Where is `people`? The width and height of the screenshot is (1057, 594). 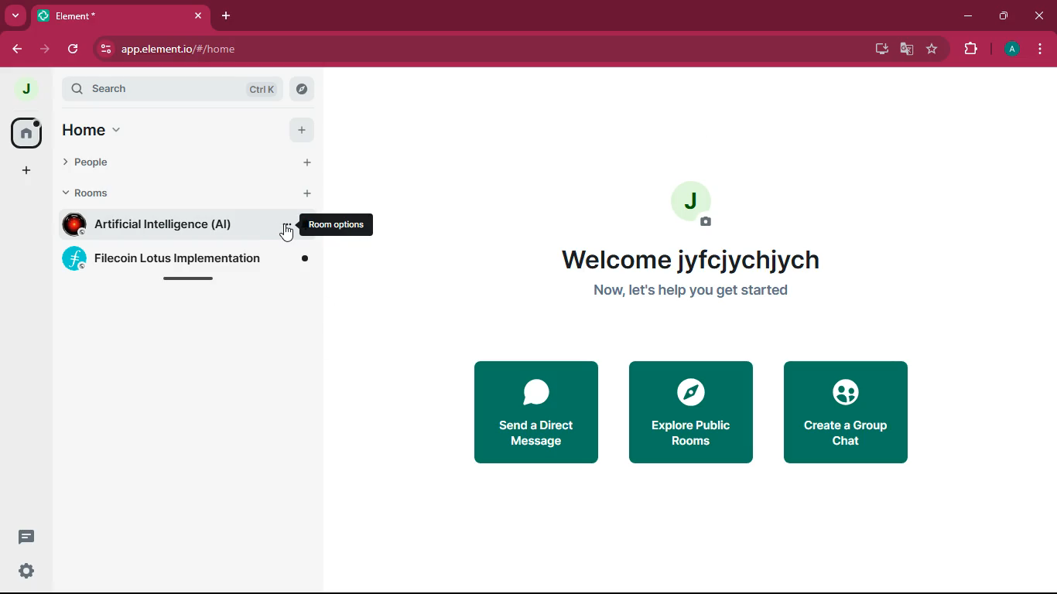
people is located at coordinates (94, 165).